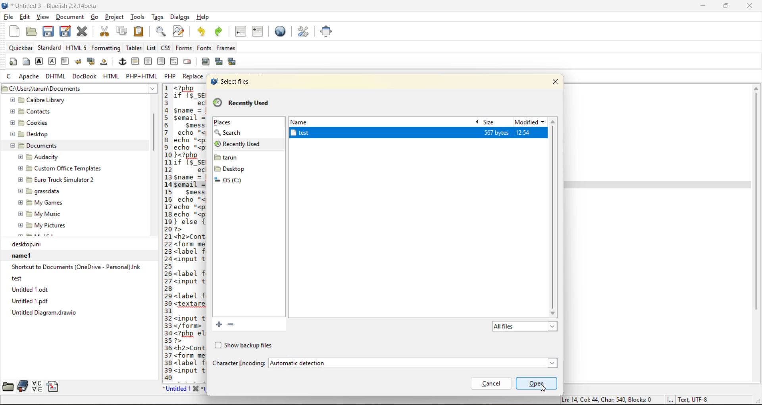 This screenshot has height=405, width=762. Describe the element at coordinates (50, 48) in the screenshot. I see `standard` at that location.